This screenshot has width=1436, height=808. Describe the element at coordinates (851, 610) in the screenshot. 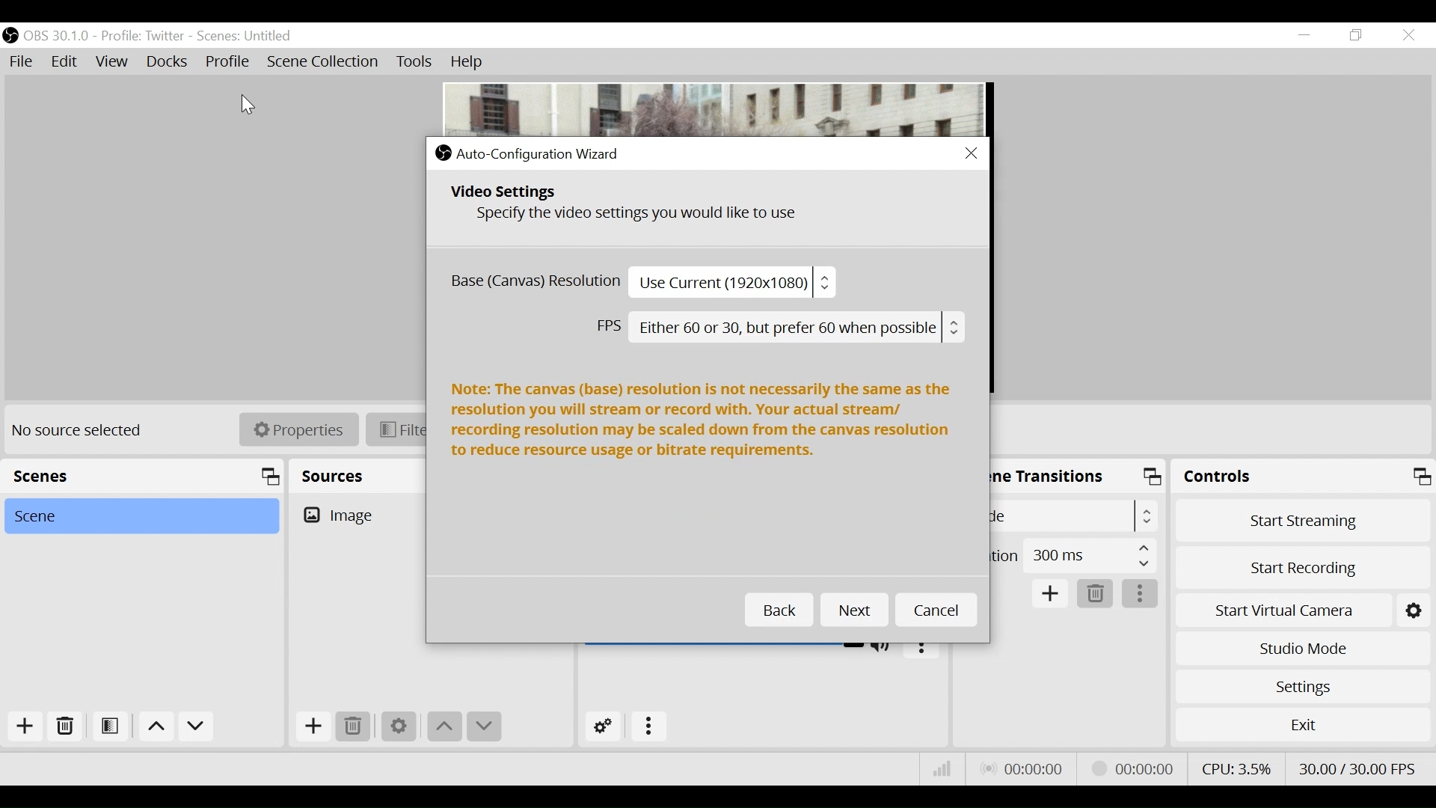

I see `Next ` at that location.